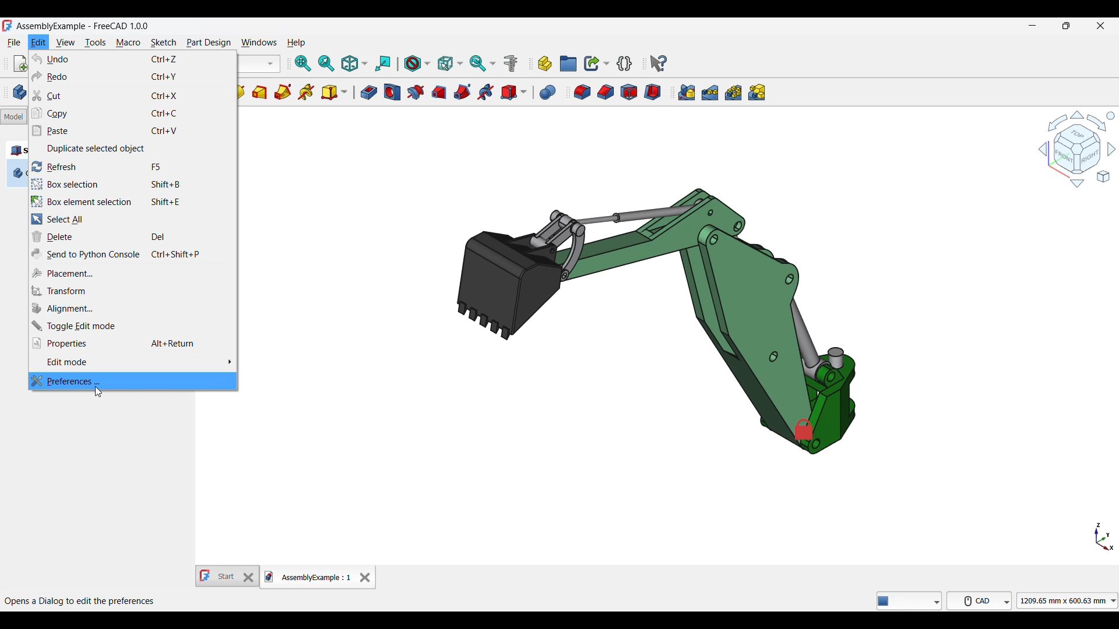 The width and height of the screenshot is (1119, 629). I want to click on Sync view options, so click(483, 63).